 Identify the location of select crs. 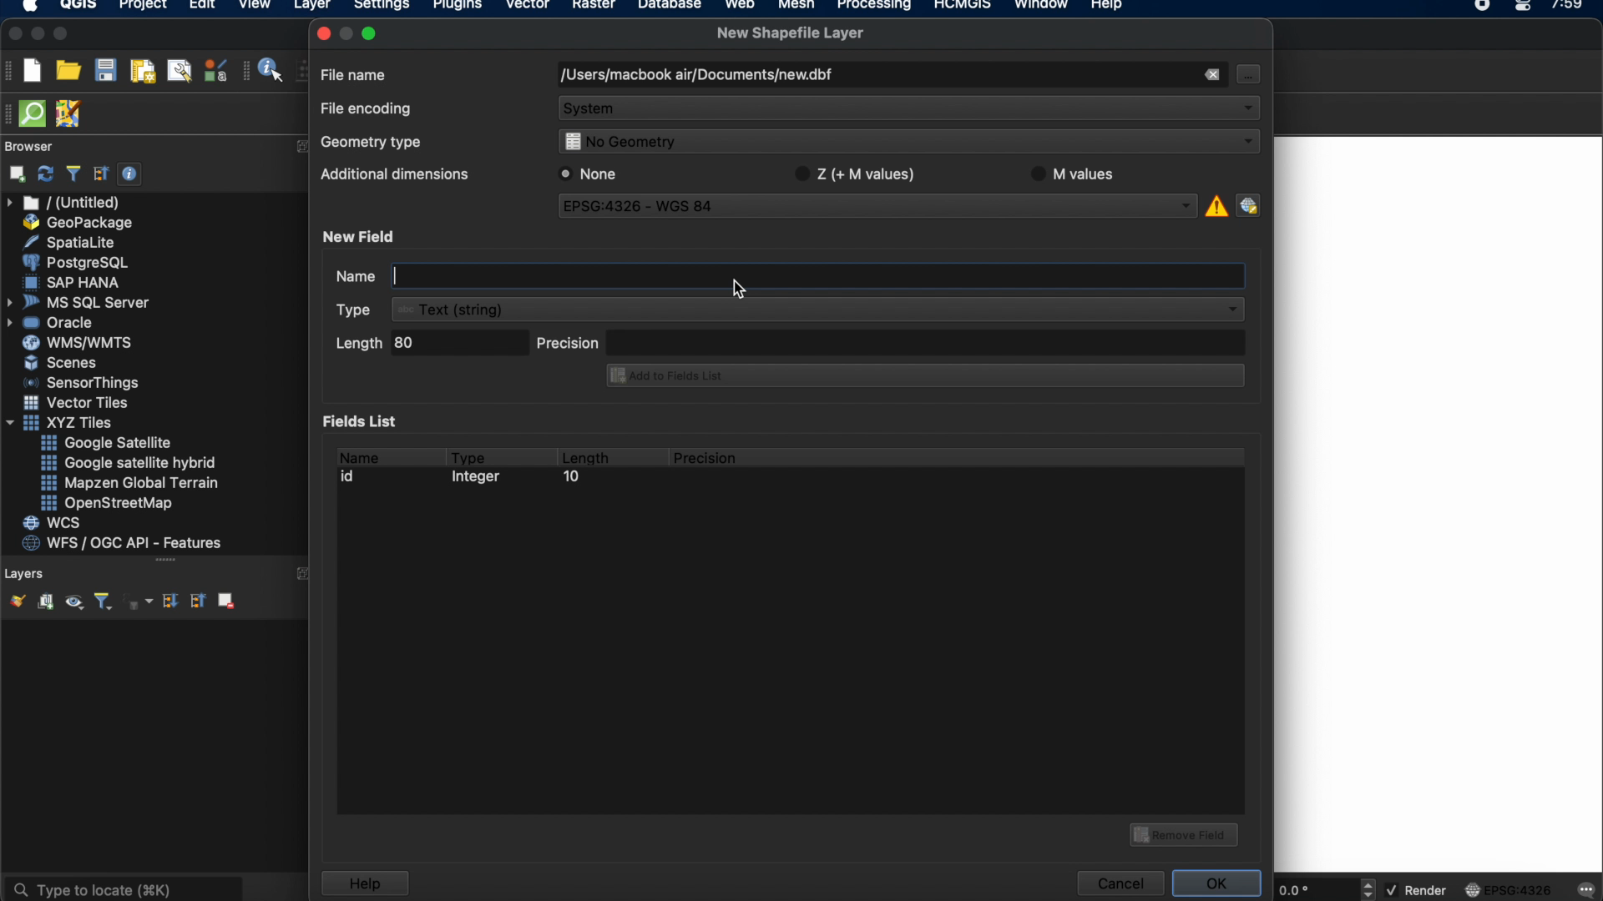
(1248, 204).